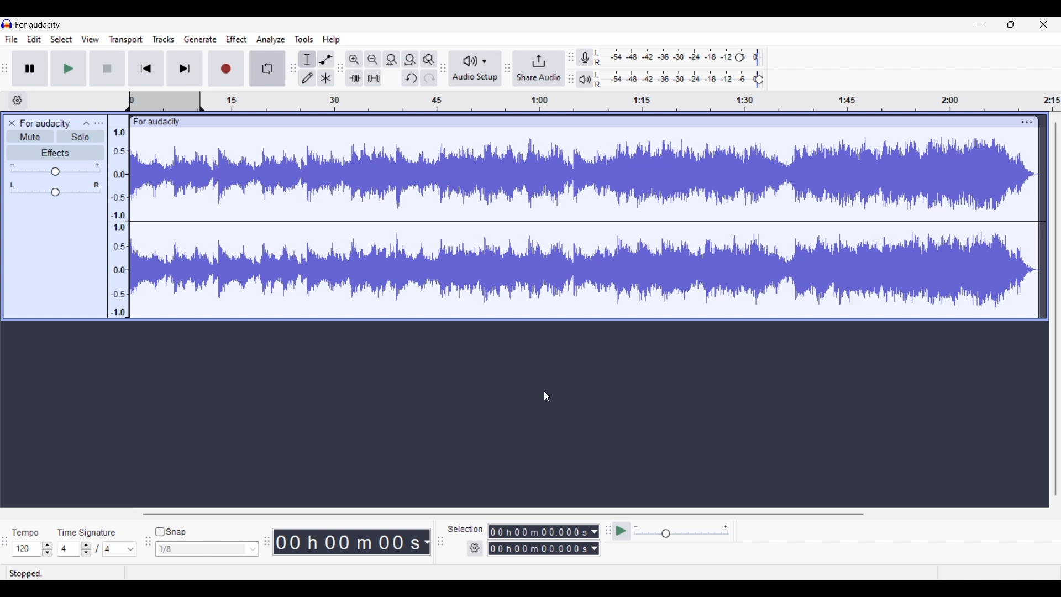  Describe the element at coordinates (474, 69) in the screenshot. I see `Audio setup` at that location.